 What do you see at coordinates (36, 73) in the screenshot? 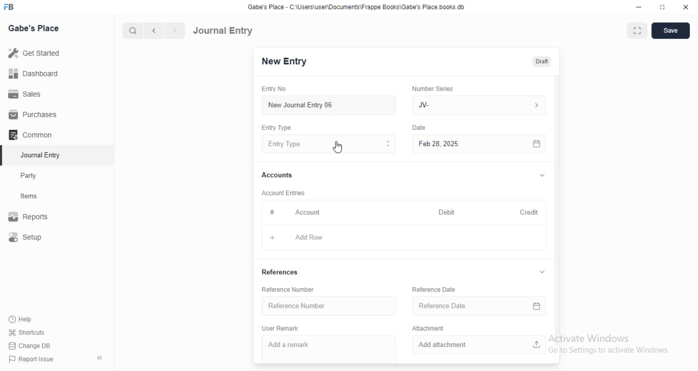
I see `Dashboard` at bounding box center [36, 73].